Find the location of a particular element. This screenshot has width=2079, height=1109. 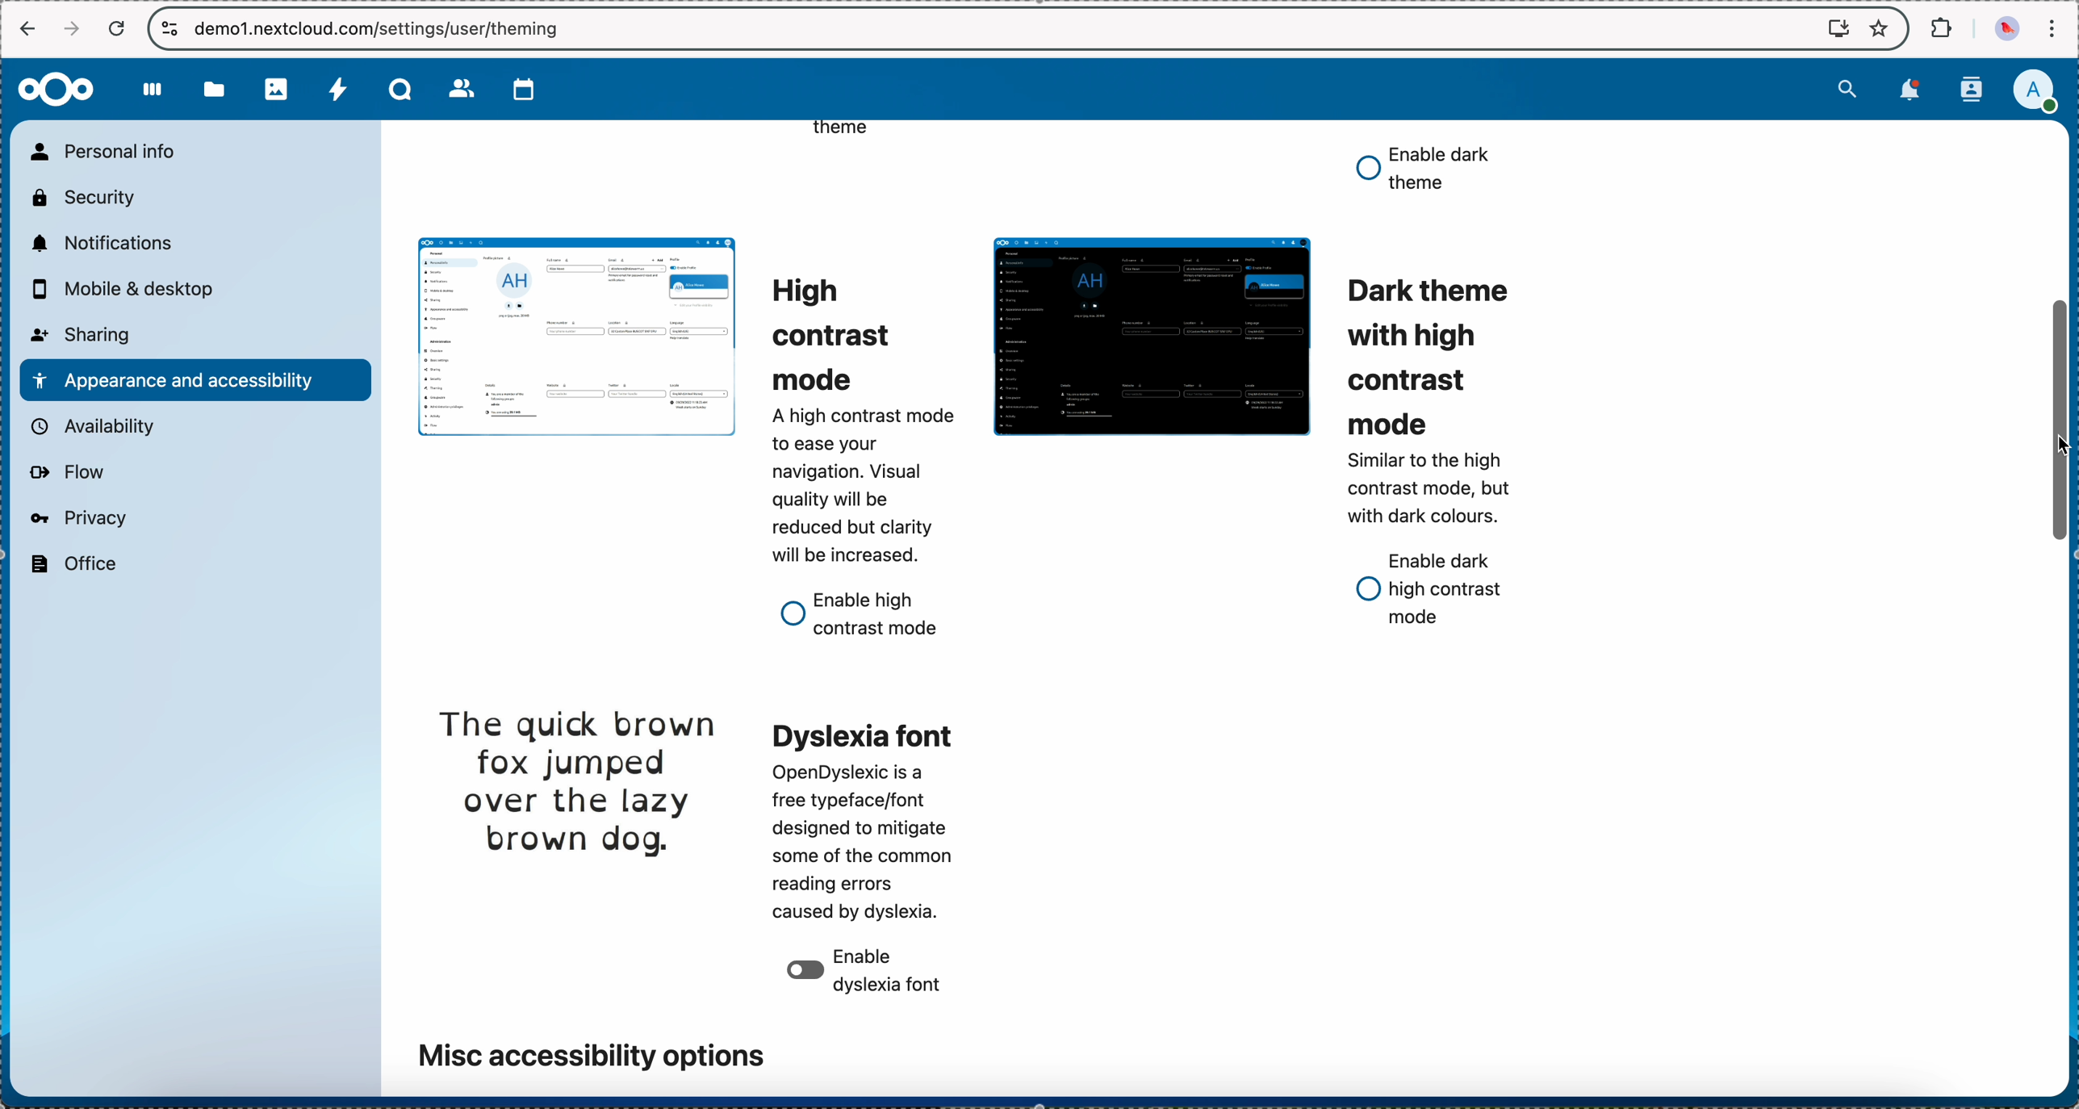

enable dark theme option is located at coordinates (1423, 169).